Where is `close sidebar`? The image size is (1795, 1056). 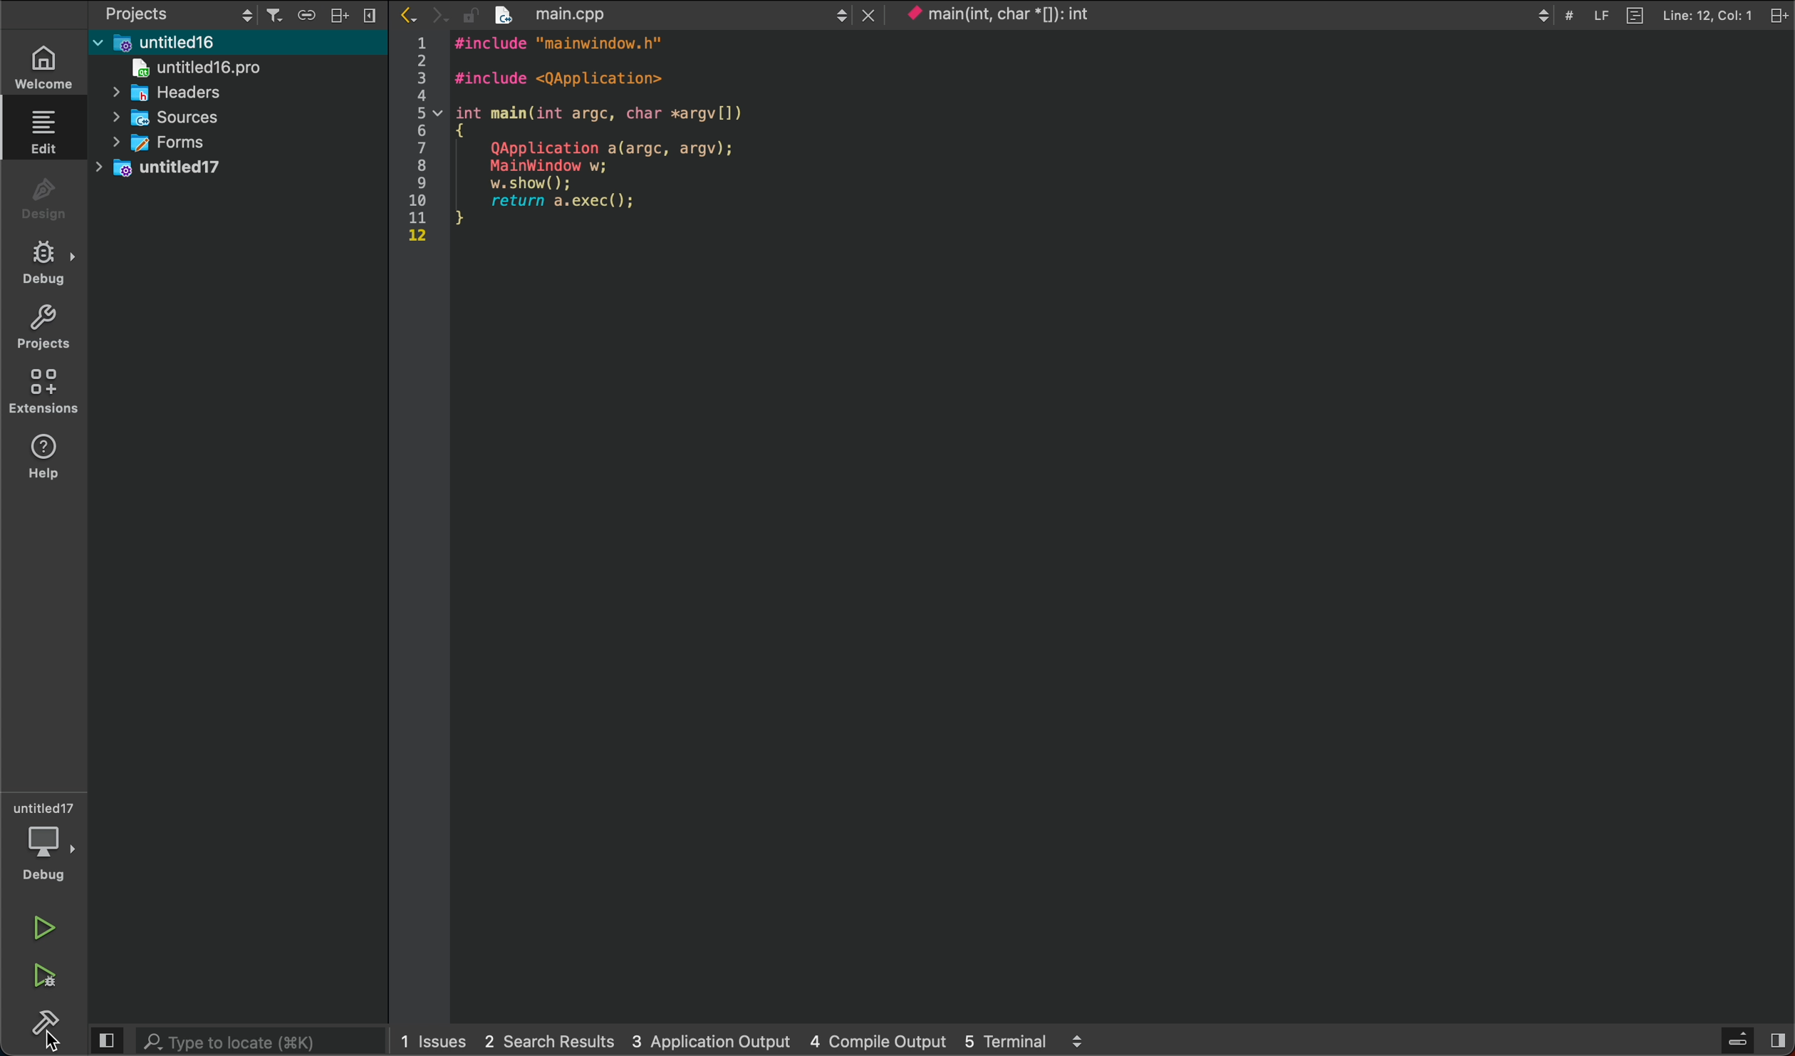 close sidebar is located at coordinates (1776, 1040).